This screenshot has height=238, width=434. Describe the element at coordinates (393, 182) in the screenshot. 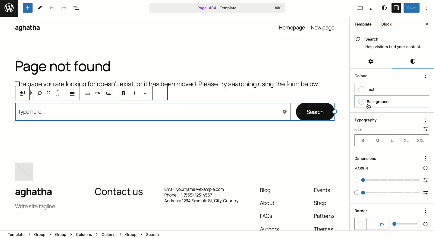

I see `` at that location.